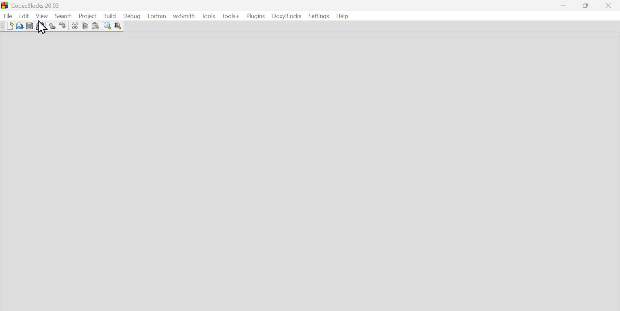 Image resolution: width=620 pixels, height=311 pixels. Describe the element at coordinates (63, 26) in the screenshot. I see `Redo` at that location.